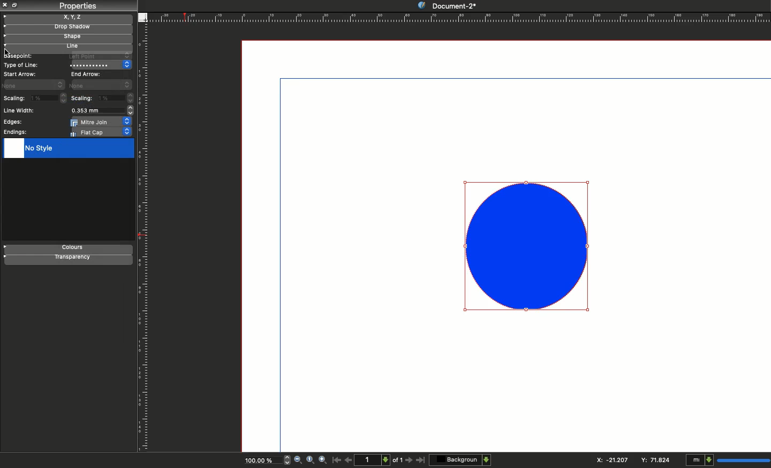  Describe the element at coordinates (298, 461) in the screenshot. I see `Zoom out` at that location.